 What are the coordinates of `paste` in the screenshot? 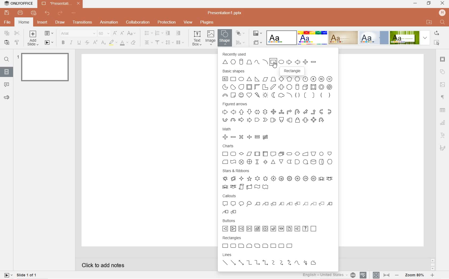 It's located at (6, 43).